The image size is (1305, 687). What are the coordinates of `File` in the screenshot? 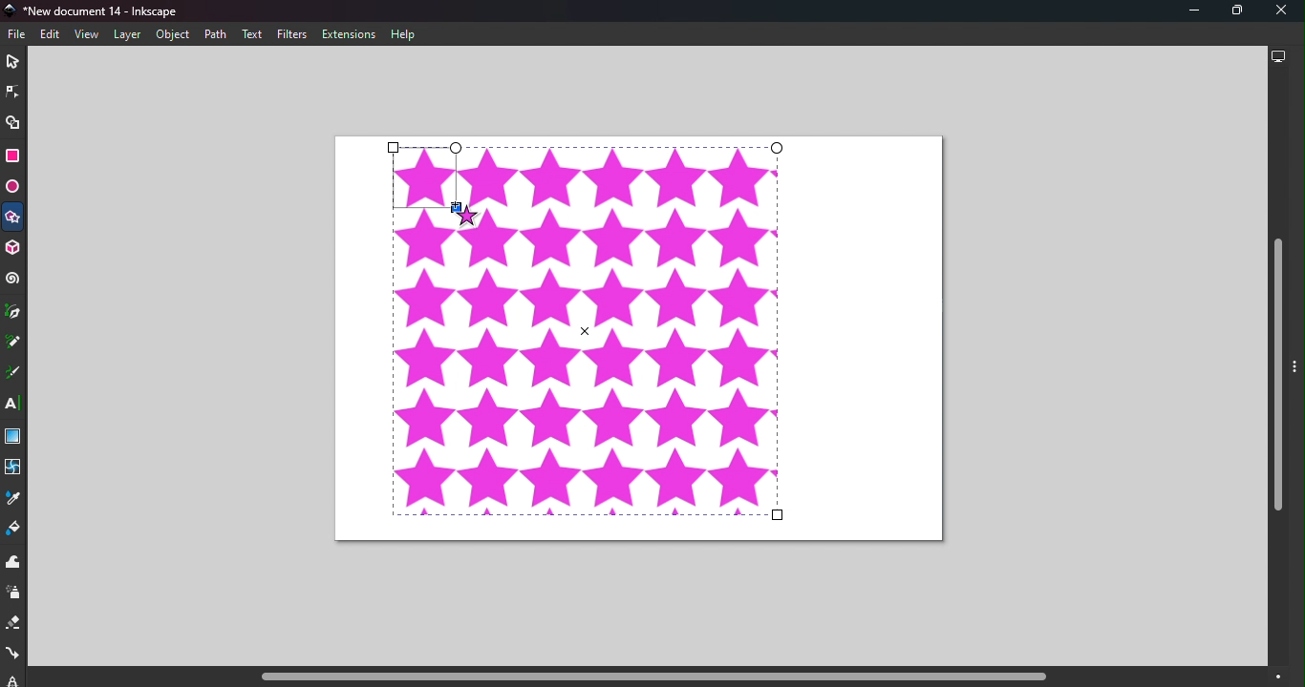 It's located at (20, 34).